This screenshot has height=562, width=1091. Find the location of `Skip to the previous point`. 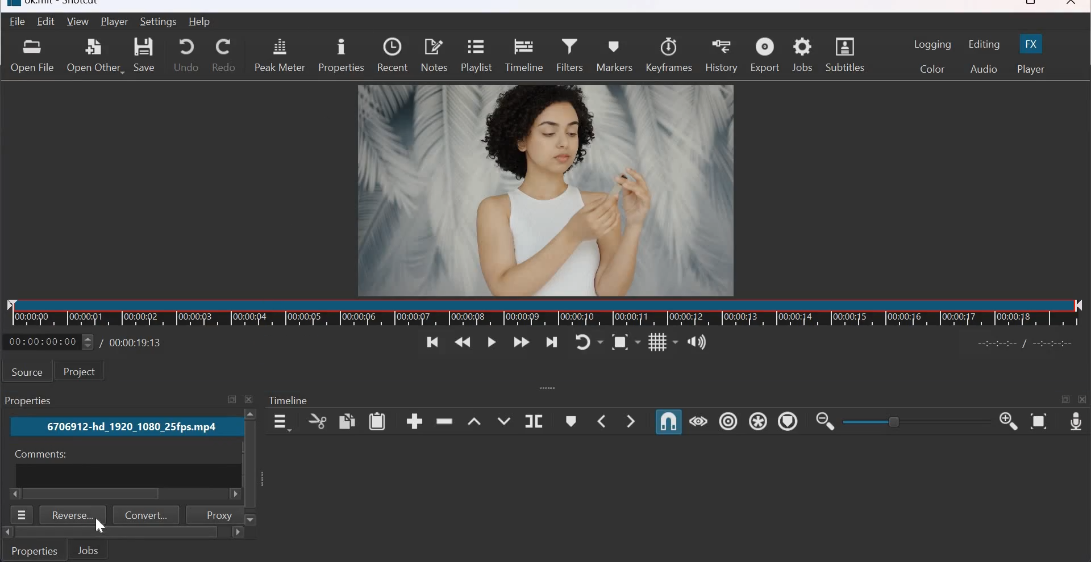

Skip to the previous point is located at coordinates (428, 342).